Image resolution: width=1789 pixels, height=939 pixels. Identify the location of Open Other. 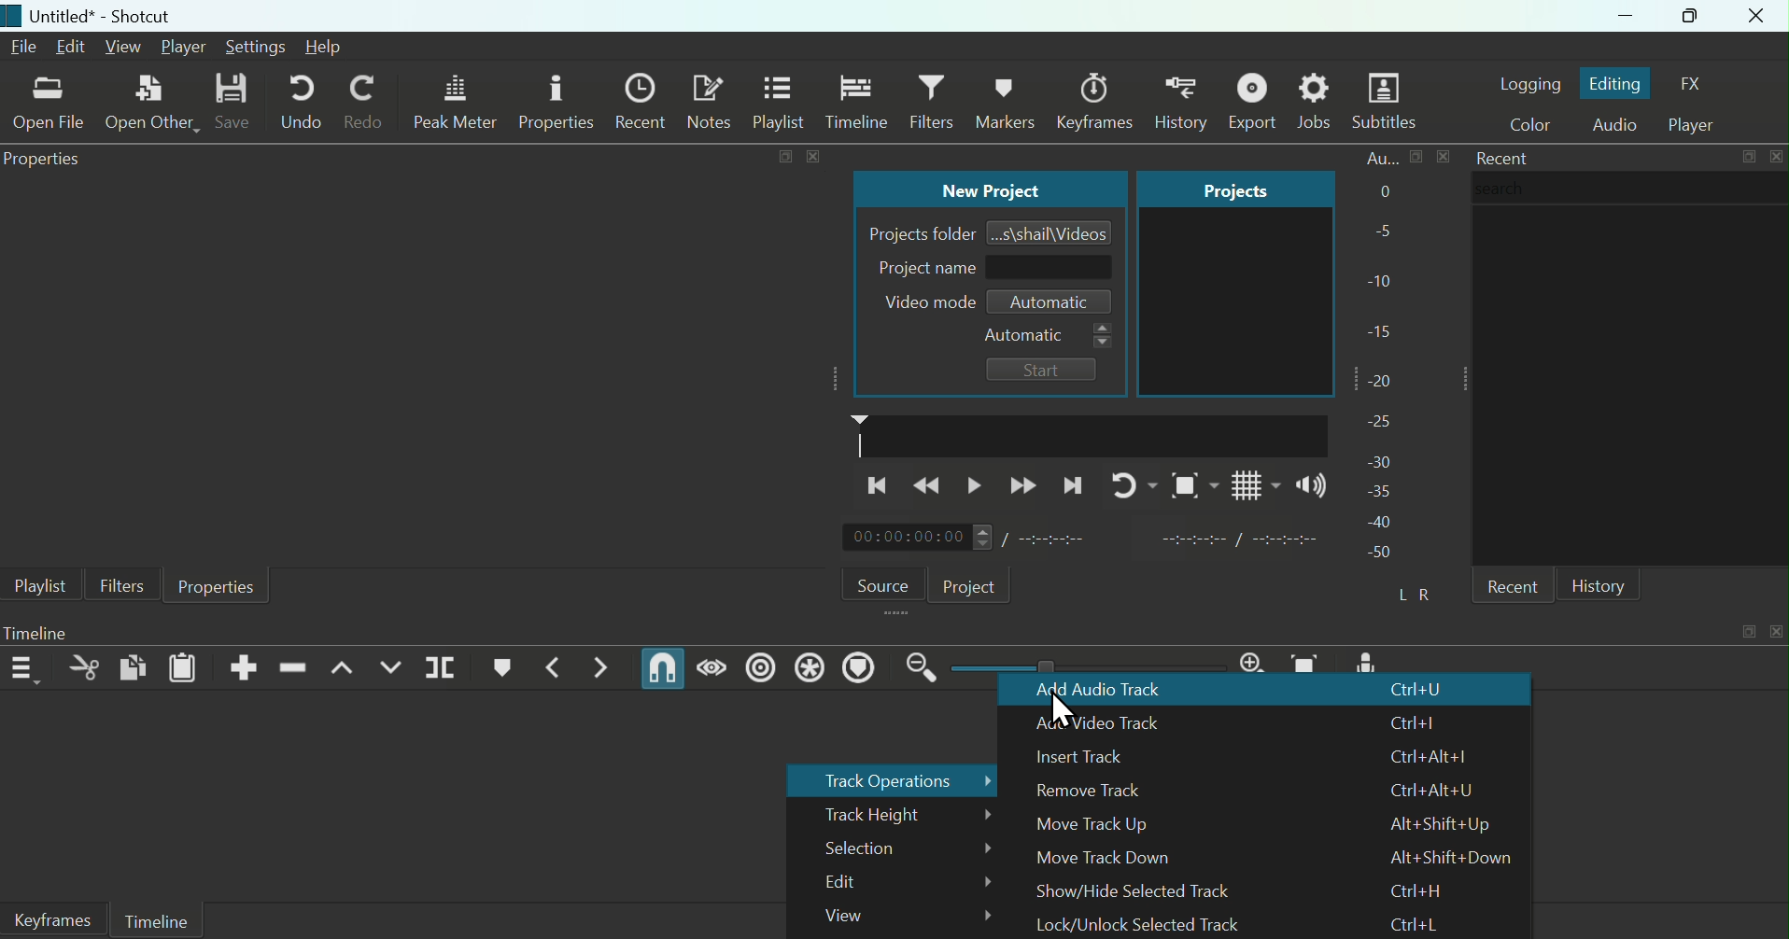
(150, 103).